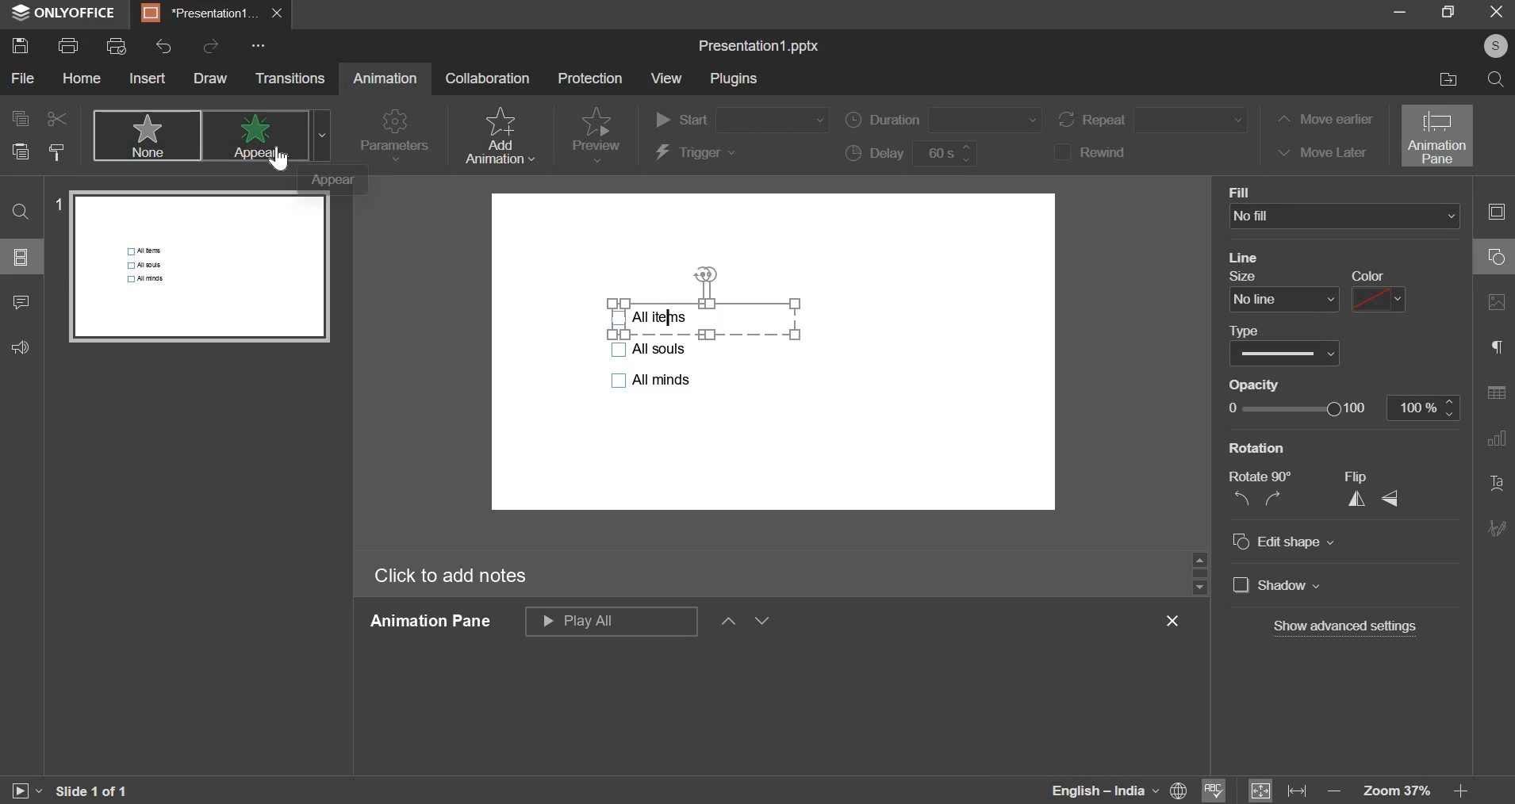 This screenshot has width=1515, height=804. I want to click on view, so click(667, 78).